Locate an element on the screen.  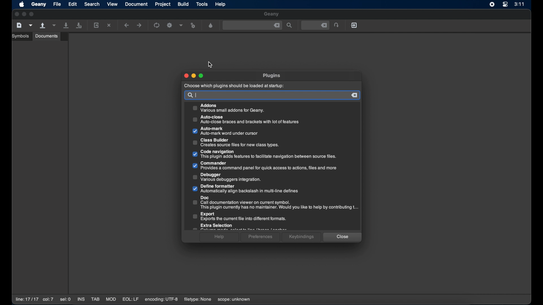
Extra Selection is located at coordinates (252, 227).